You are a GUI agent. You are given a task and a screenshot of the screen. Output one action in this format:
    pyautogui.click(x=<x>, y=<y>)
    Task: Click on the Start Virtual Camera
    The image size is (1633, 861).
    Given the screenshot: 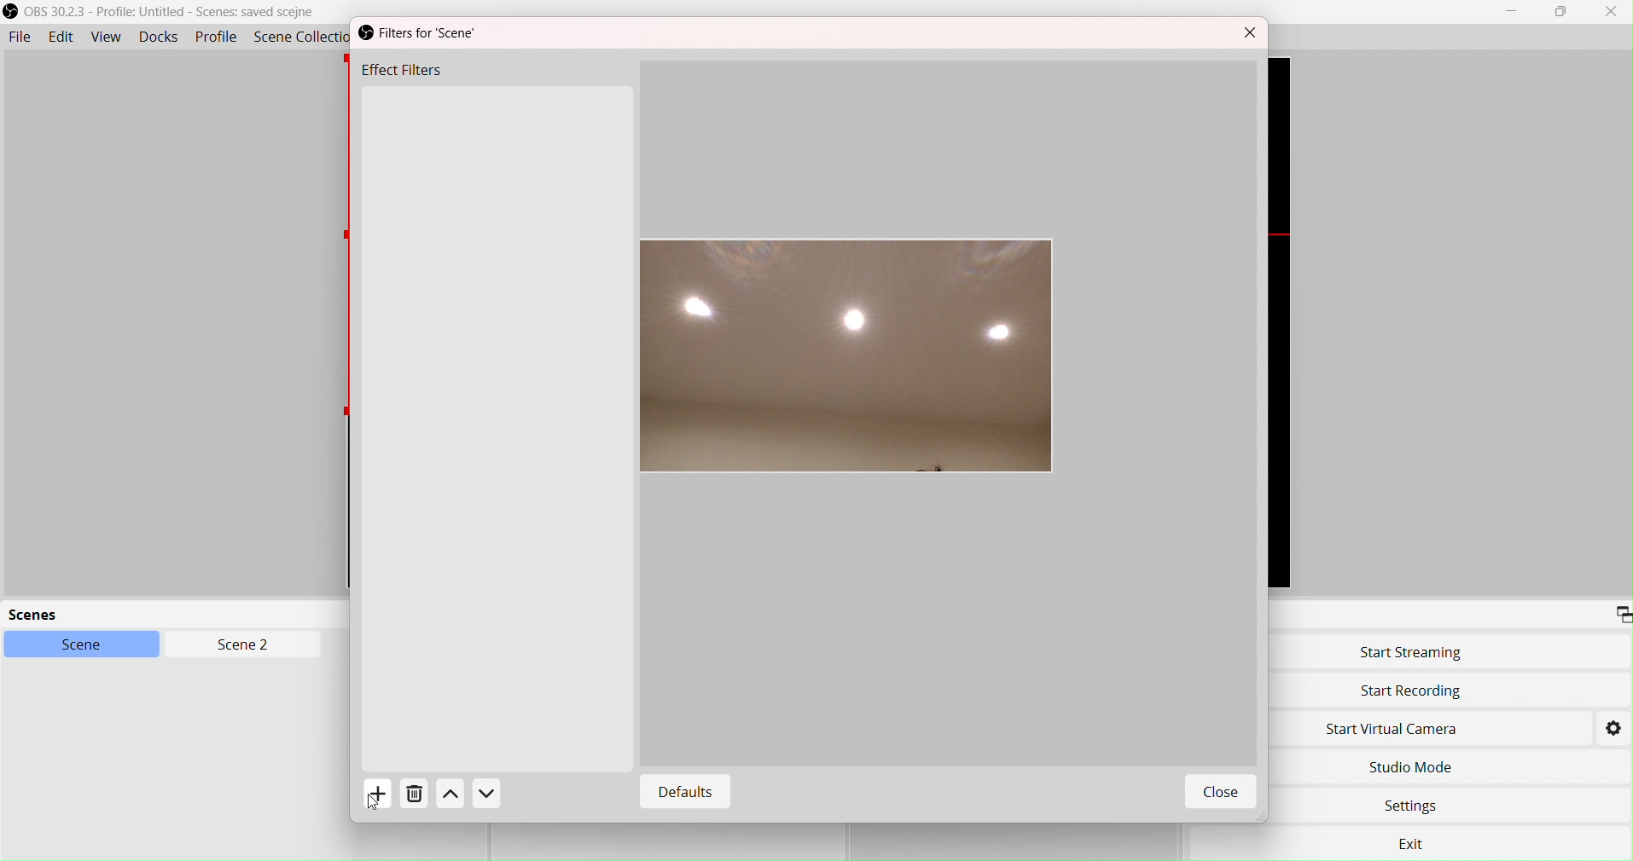 What is the action you would take?
    pyautogui.click(x=1403, y=728)
    